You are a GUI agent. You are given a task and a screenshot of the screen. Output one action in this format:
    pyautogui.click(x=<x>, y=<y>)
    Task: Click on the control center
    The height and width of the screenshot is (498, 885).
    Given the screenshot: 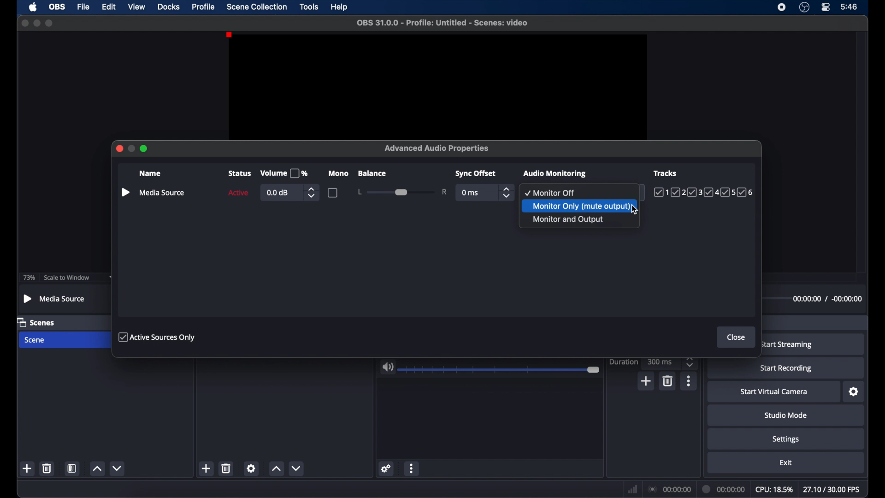 What is the action you would take?
    pyautogui.click(x=826, y=7)
    